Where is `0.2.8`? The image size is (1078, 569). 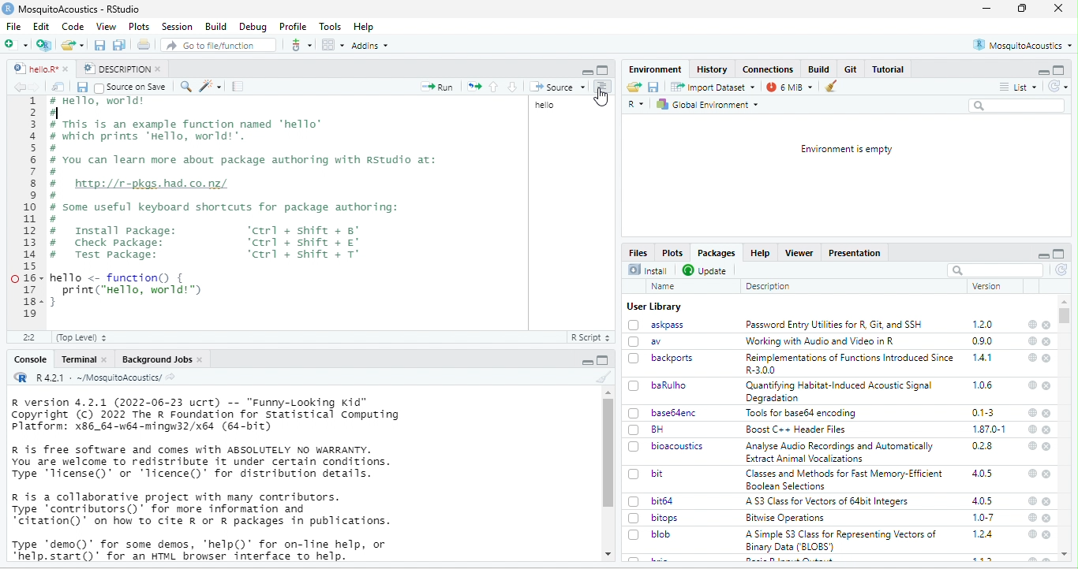
0.2.8 is located at coordinates (983, 447).